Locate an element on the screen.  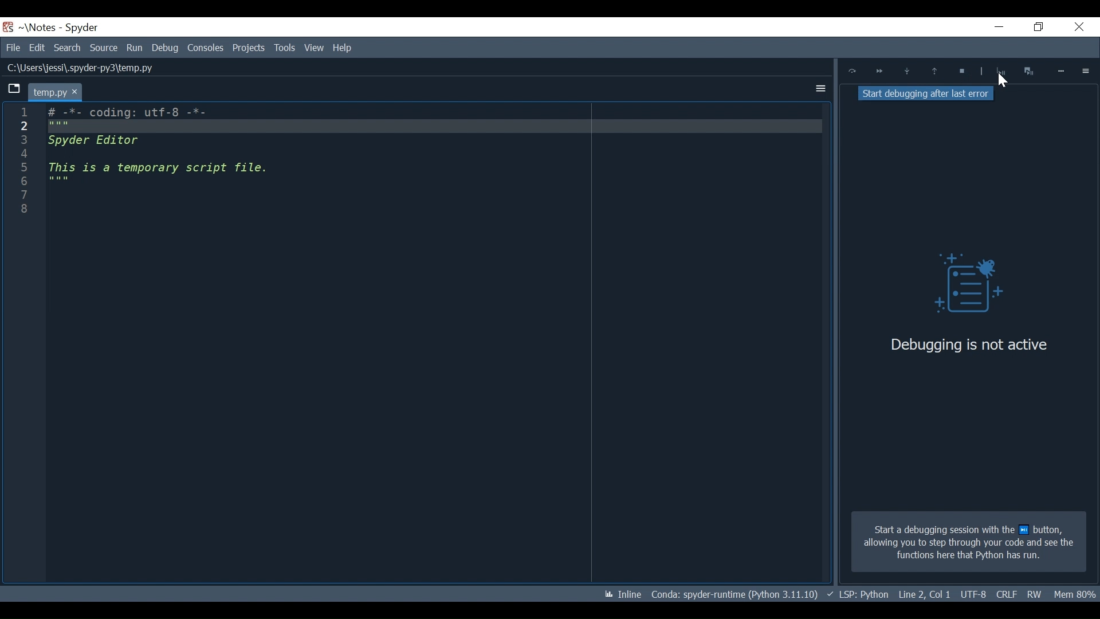
Start a debugging session with the next button allowing you to step through your code and see the functions here that Python has run is located at coordinates (968, 542).